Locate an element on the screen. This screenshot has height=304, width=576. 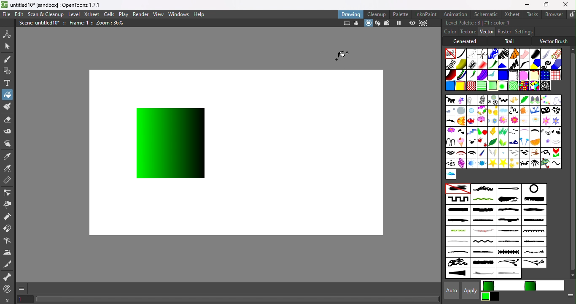
small_brush2 is located at coordinates (533, 242).